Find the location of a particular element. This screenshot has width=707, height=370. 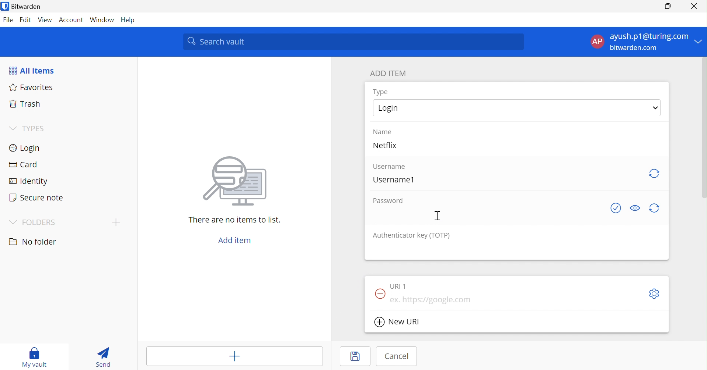

scrollbar is located at coordinates (704, 127).